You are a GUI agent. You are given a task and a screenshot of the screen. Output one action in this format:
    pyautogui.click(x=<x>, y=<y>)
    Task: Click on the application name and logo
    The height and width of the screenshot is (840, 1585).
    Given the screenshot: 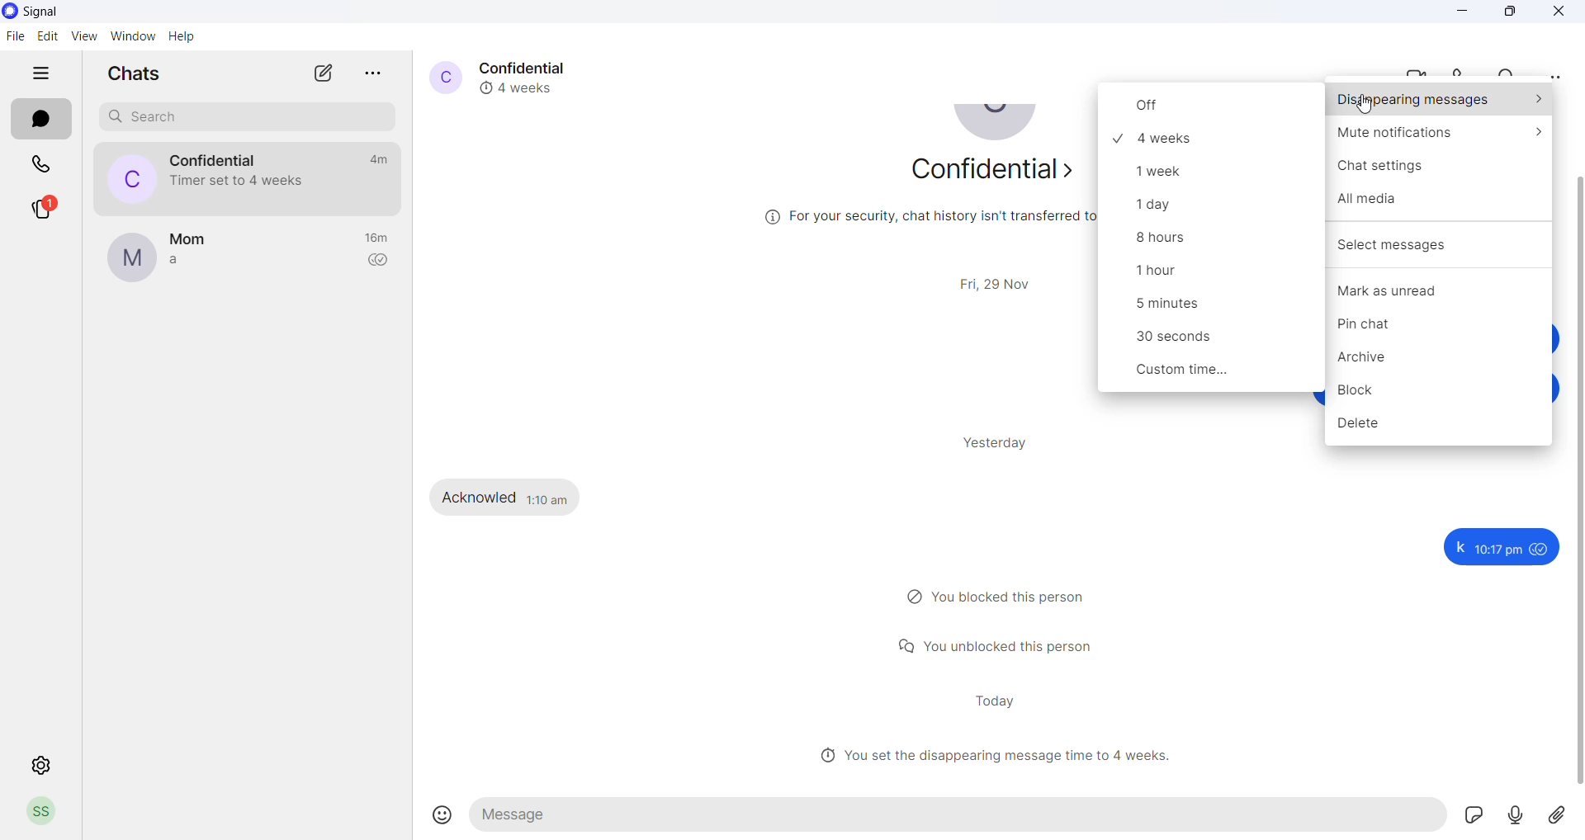 What is the action you would take?
    pyautogui.click(x=42, y=13)
    